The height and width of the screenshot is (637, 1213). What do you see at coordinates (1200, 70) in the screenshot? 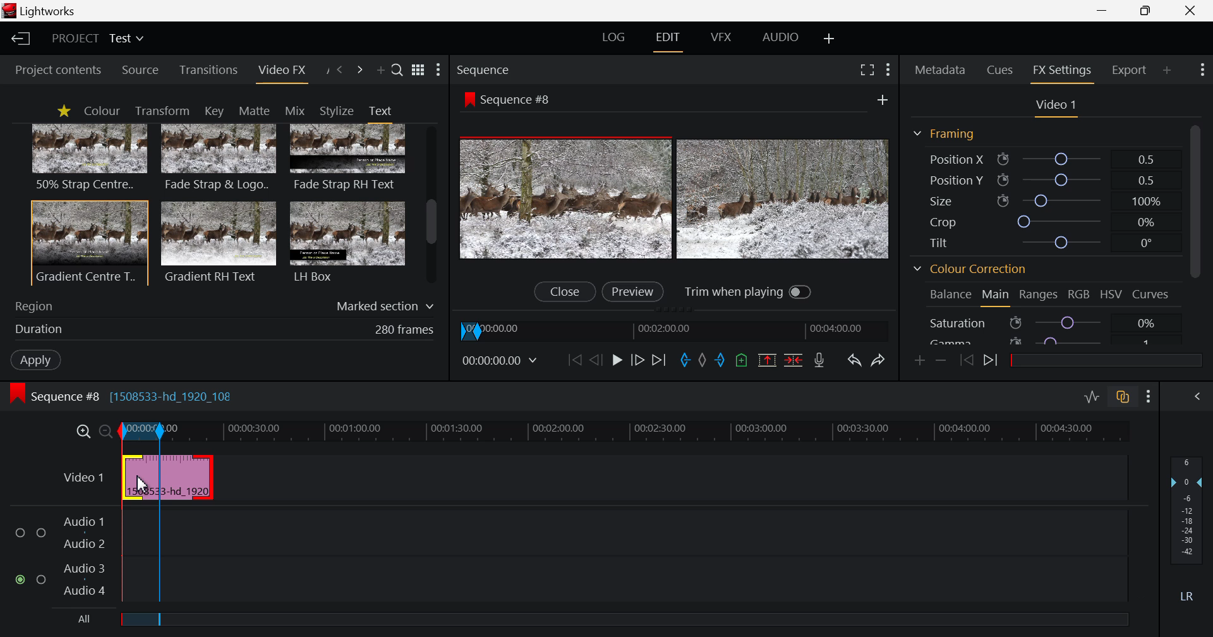
I see `Show Settings` at bounding box center [1200, 70].